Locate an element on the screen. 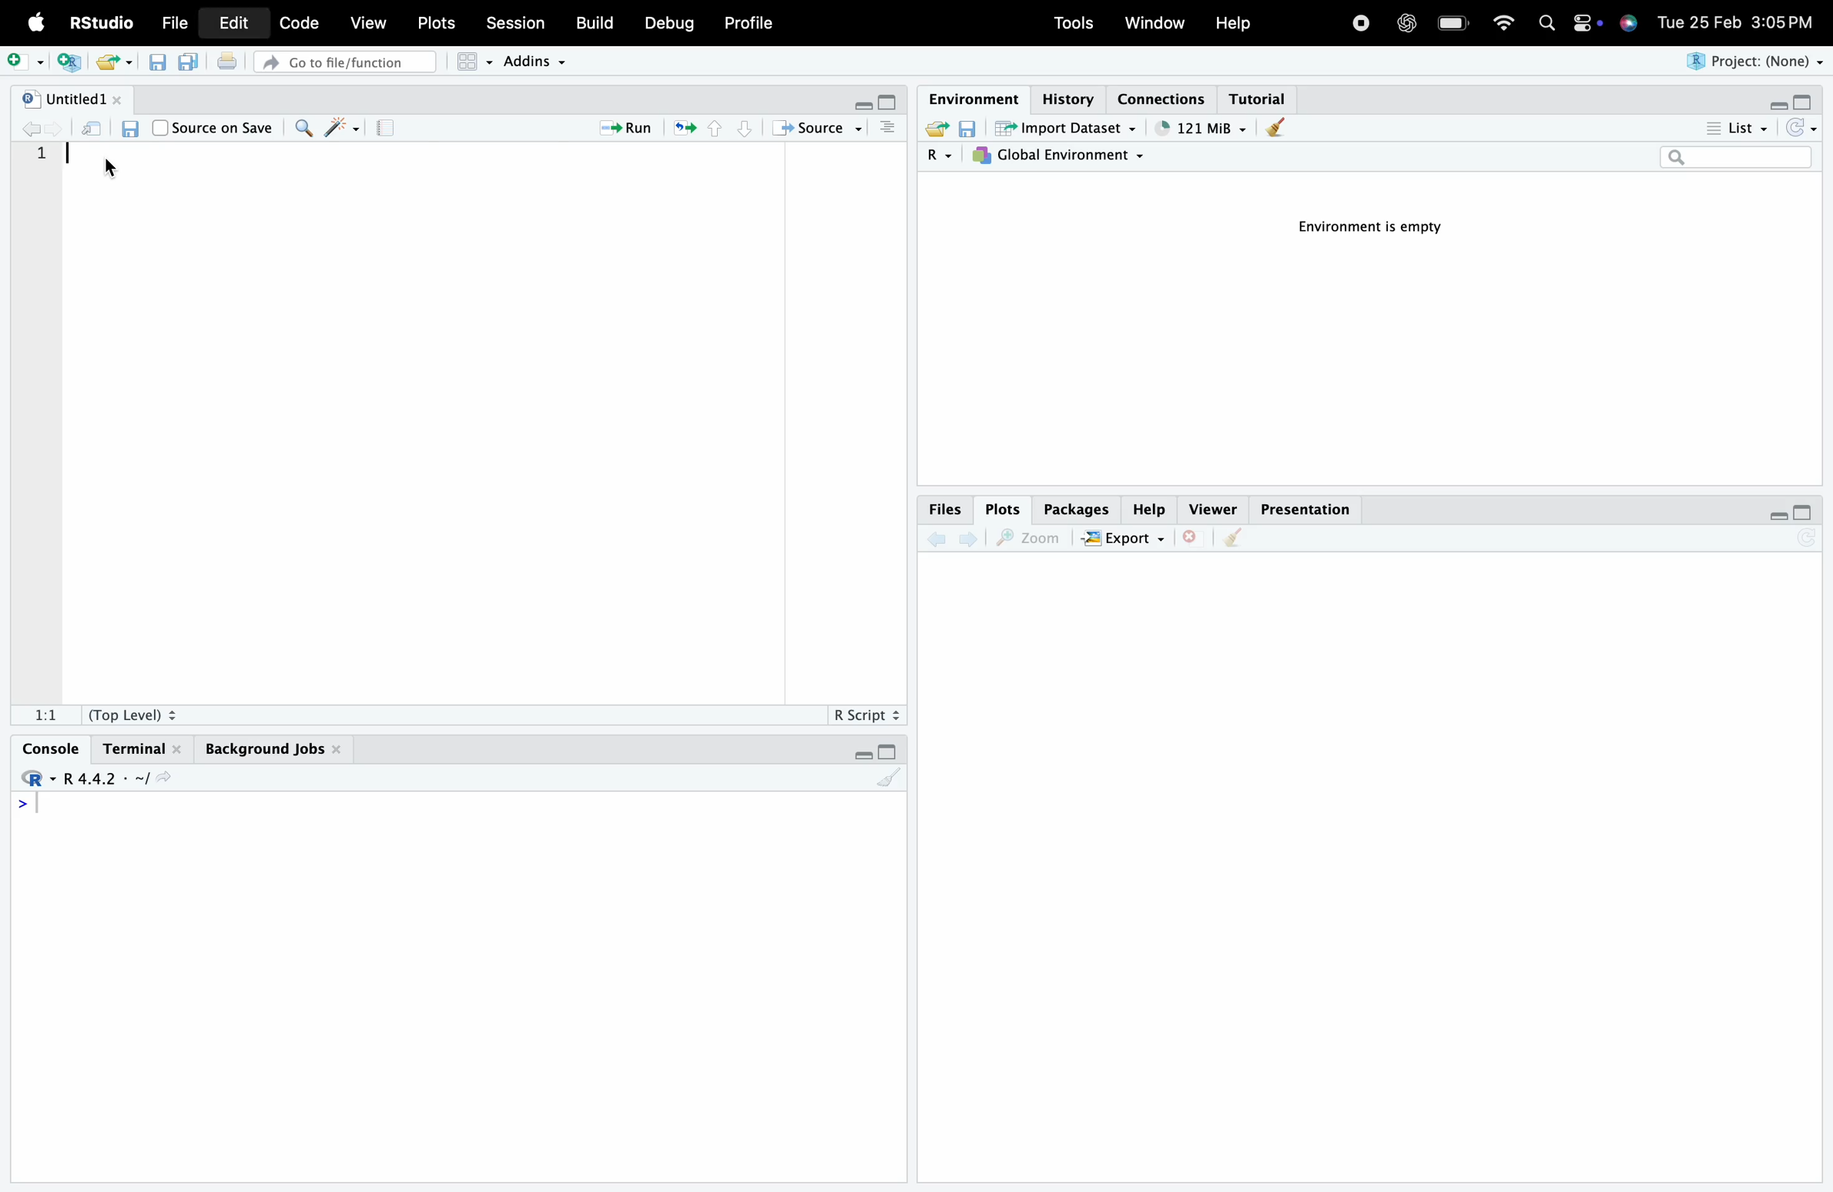 This screenshot has height=1192, width=1833. Maximize/Restore is located at coordinates (893, 104).